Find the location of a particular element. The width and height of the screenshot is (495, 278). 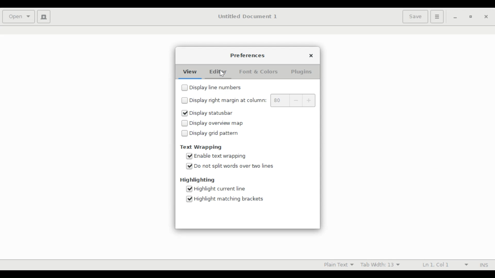

(un)check Display line numbers is located at coordinates (216, 88).